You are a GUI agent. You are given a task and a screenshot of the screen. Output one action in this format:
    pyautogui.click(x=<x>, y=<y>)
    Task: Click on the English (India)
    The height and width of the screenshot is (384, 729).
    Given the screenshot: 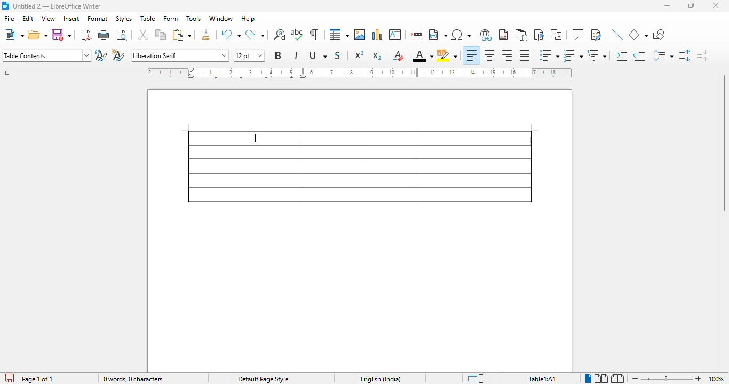 What is the action you would take?
    pyautogui.click(x=381, y=379)
    